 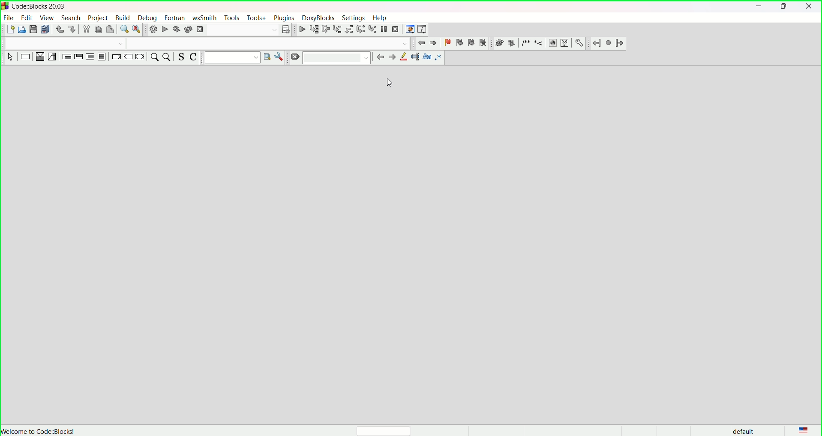 I want to click on Insert line, so click(x=538, y=43).